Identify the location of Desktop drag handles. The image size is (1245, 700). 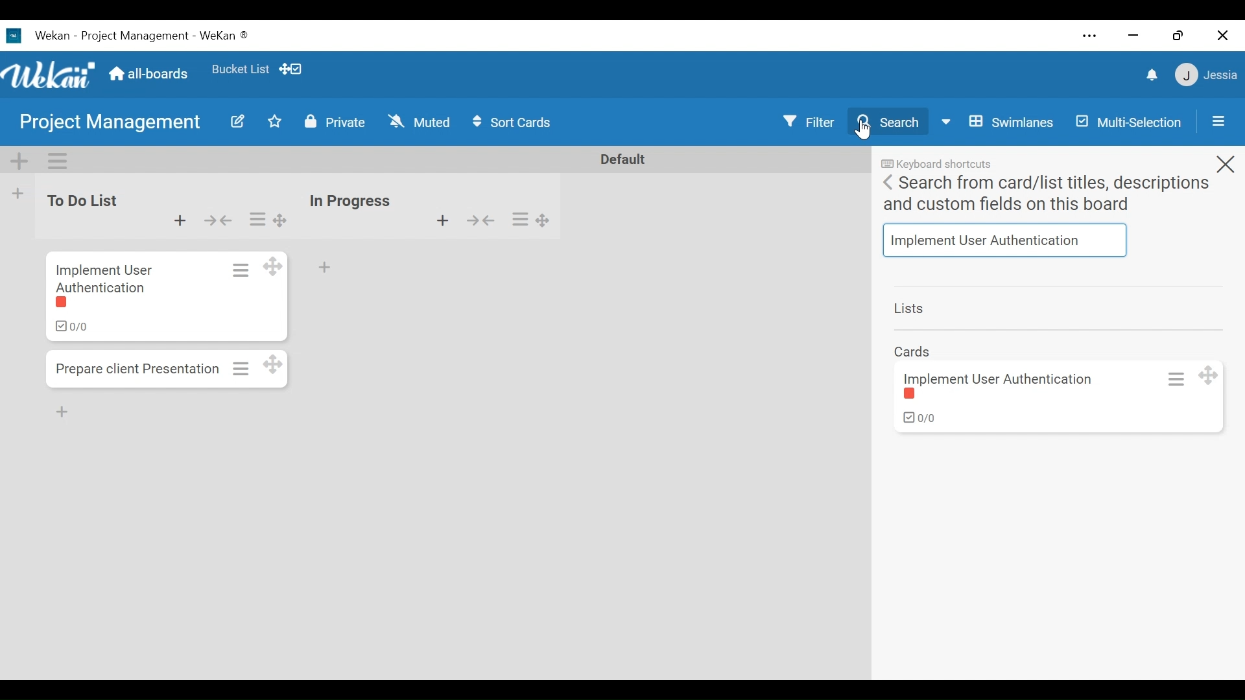
(547, 222).